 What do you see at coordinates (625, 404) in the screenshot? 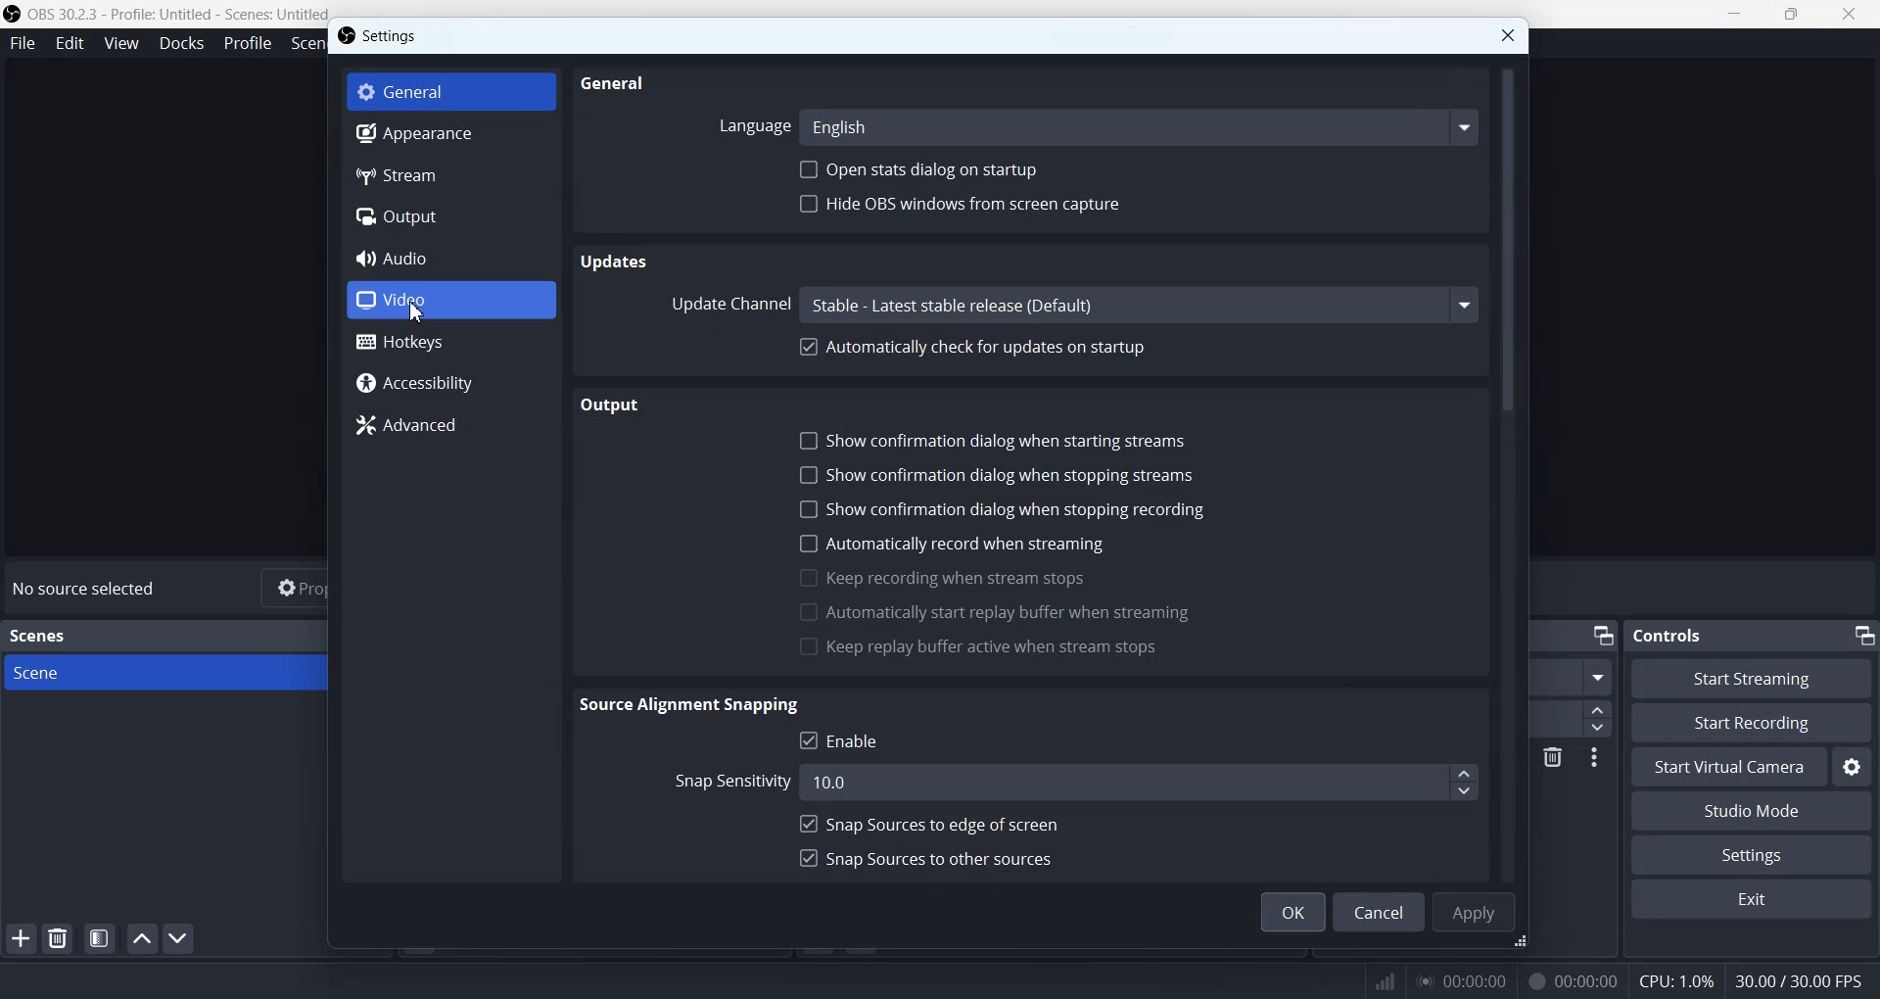
I see `Output` at bounding box center [625, 404].